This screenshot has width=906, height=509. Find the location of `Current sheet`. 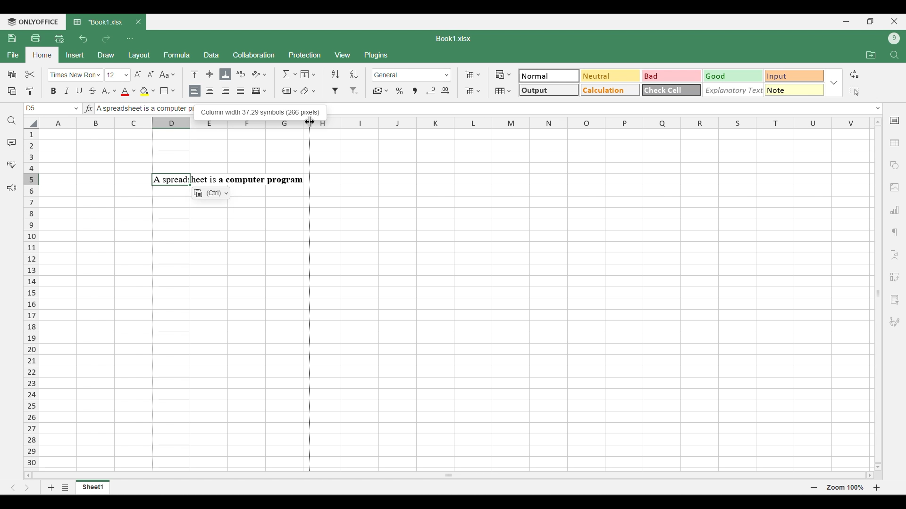

Current sheet is located at coordinates (100, 22).